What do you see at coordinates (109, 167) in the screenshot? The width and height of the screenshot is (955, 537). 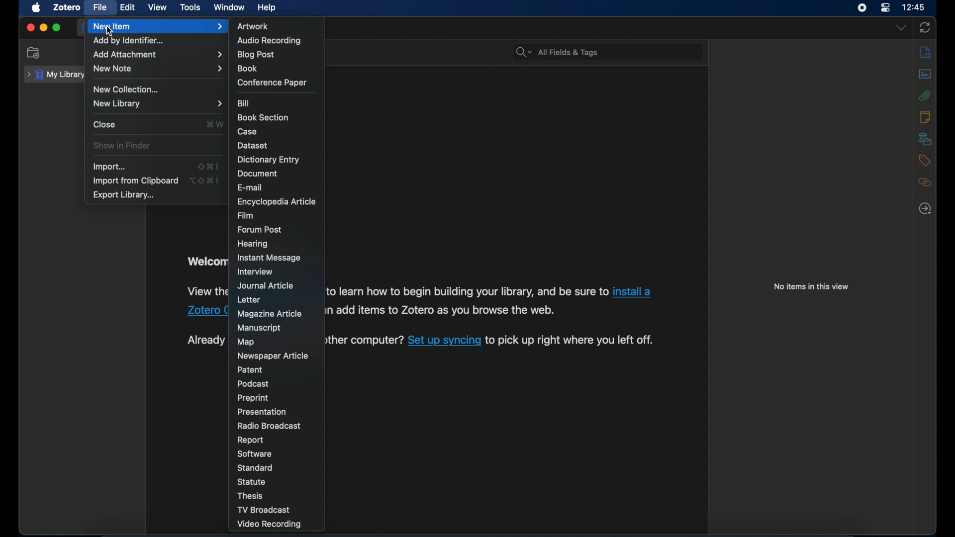 I see `import` at bounding box center [109, 167].